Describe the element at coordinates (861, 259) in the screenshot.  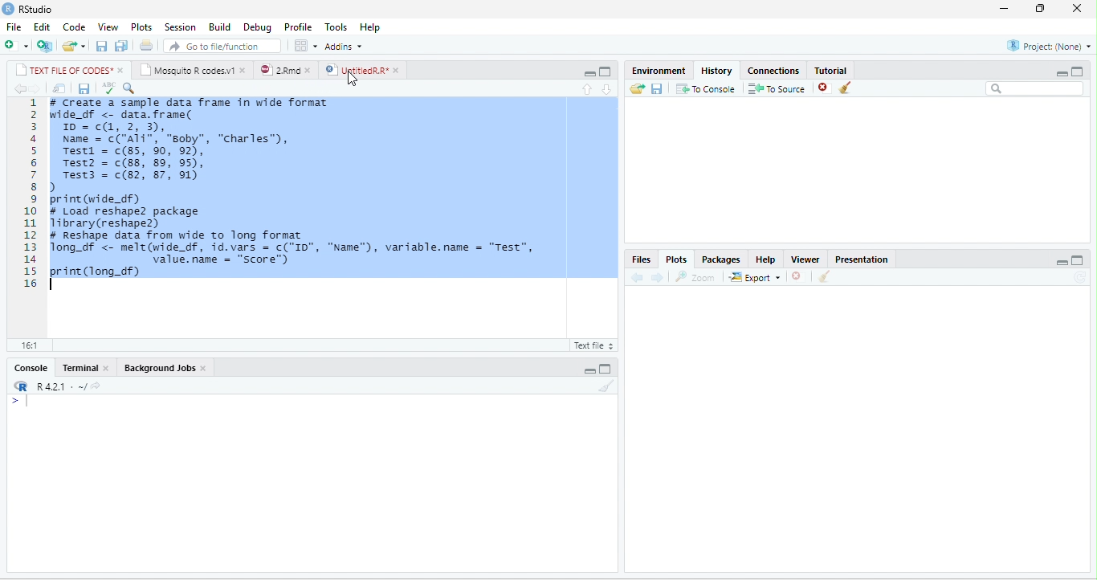
I see `Presentation` at that location.